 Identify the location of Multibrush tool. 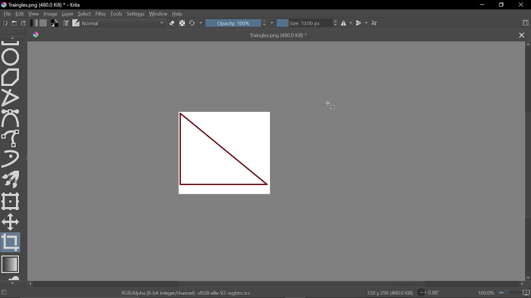
(12, 180).